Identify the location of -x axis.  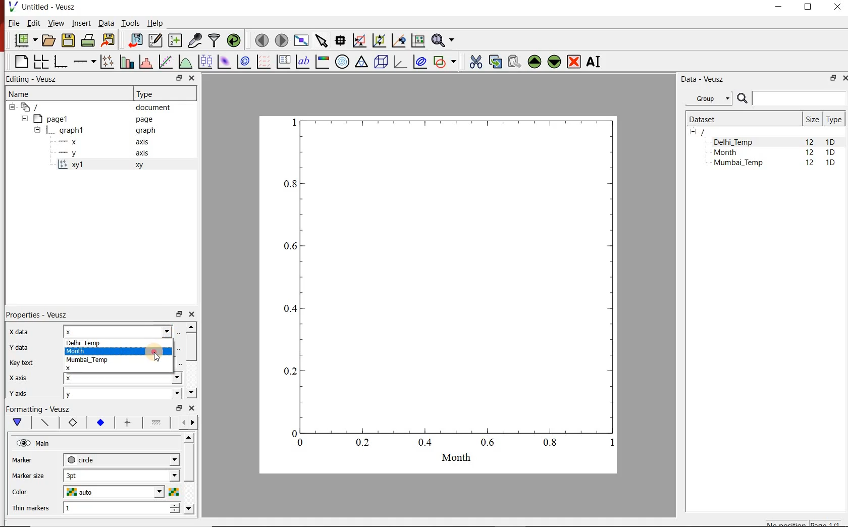
(99, 142).